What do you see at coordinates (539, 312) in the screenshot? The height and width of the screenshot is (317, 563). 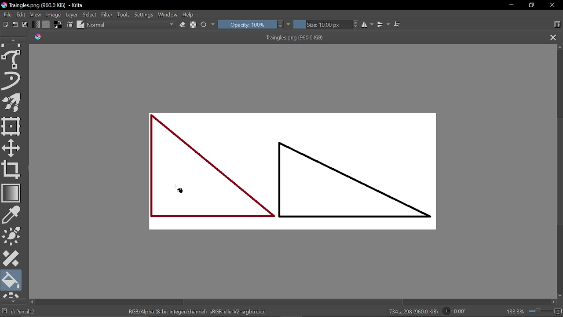 I see `Zoom` at bounding box center [539, 312].